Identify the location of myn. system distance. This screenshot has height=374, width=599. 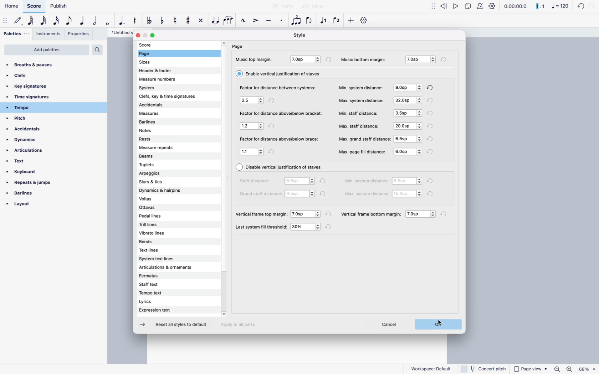
(367, 182).